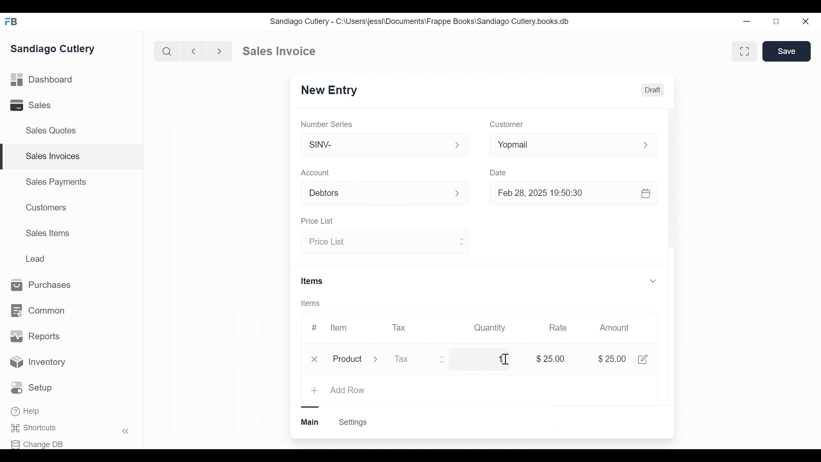 Image resolution: width=821 pixels, height=462 pixels. I want to click on New Entry, so click(326, 91).